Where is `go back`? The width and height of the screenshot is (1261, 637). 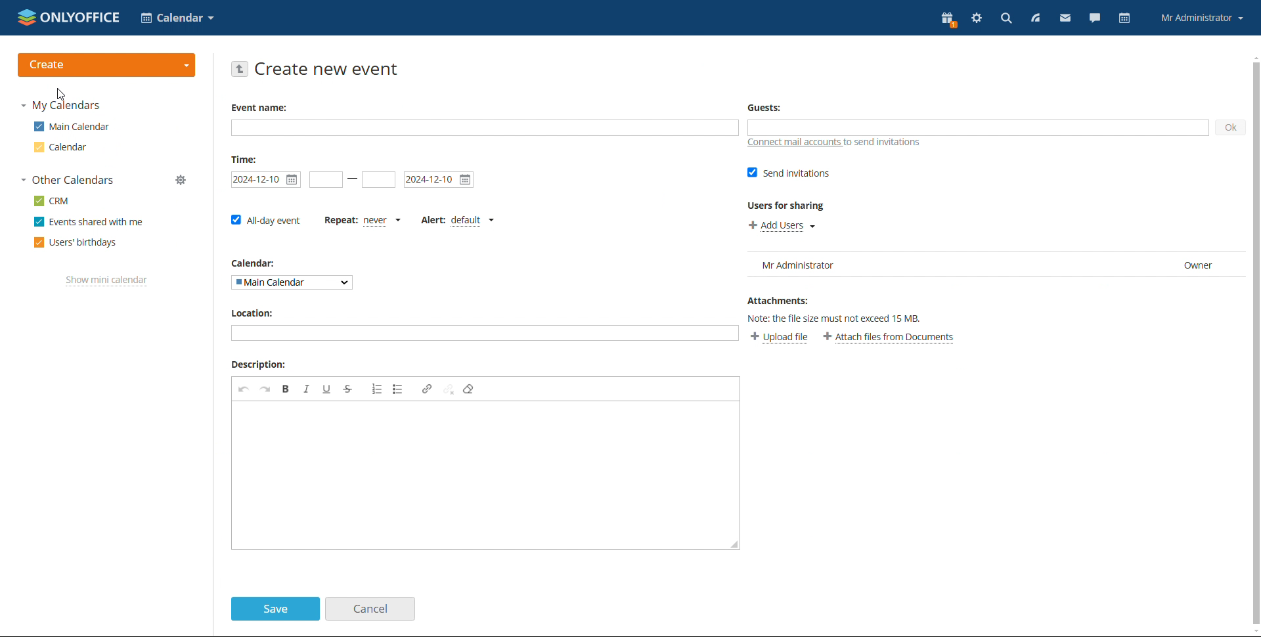
go back is located at coordinates (240, 69).